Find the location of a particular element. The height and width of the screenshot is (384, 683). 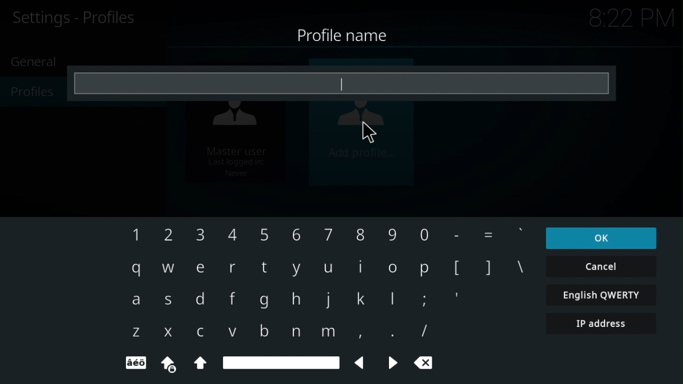

forward is located at coordinates (392, 362).